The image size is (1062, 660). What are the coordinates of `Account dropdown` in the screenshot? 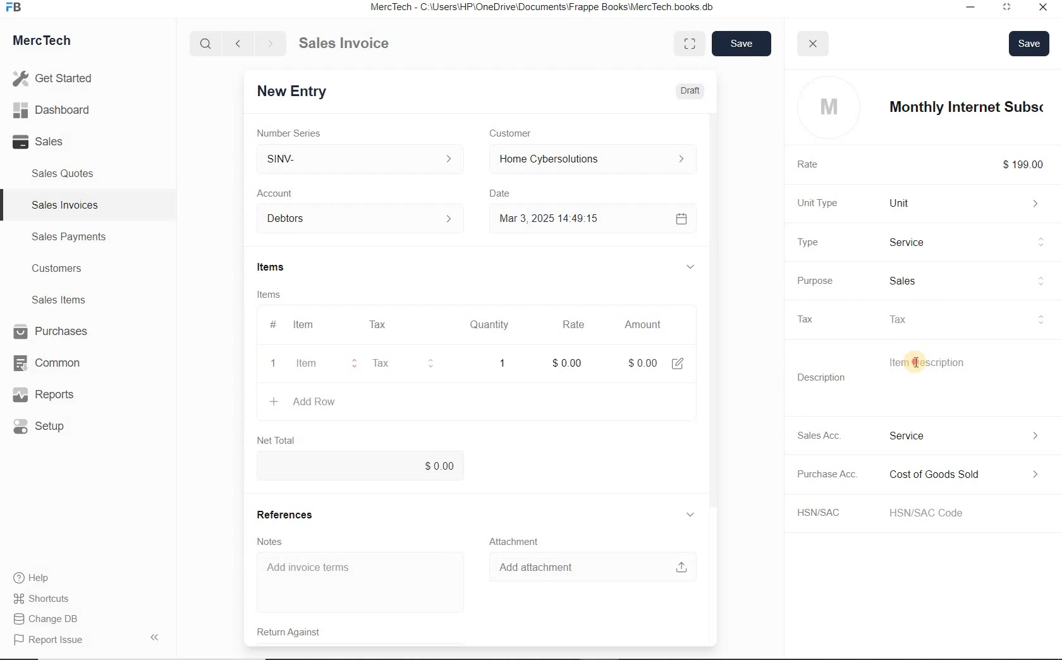 It's located at (360, 219).